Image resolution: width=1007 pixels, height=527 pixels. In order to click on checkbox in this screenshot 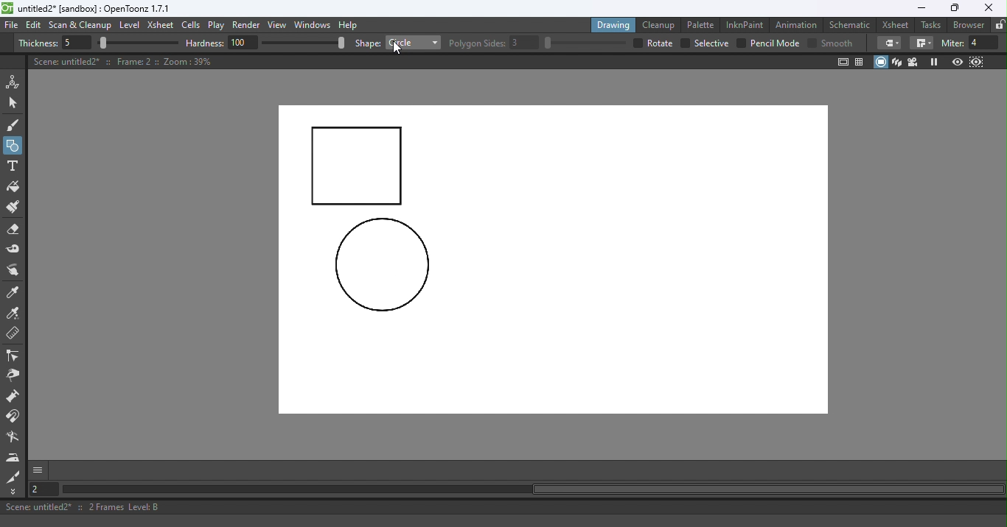, I will do `click(684, 43)`.